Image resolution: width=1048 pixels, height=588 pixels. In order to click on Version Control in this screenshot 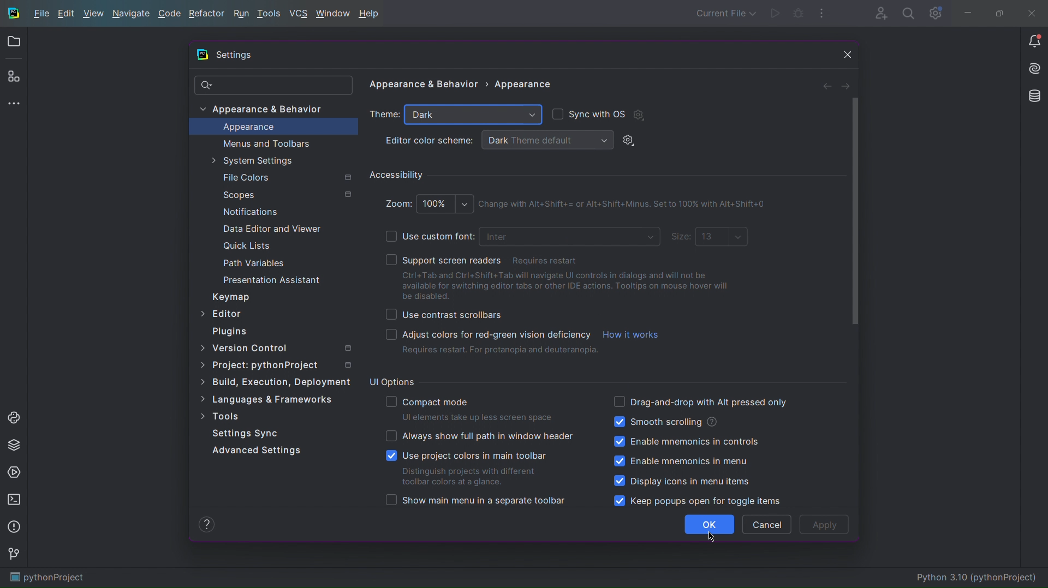, I will do `click(14, 555)`.